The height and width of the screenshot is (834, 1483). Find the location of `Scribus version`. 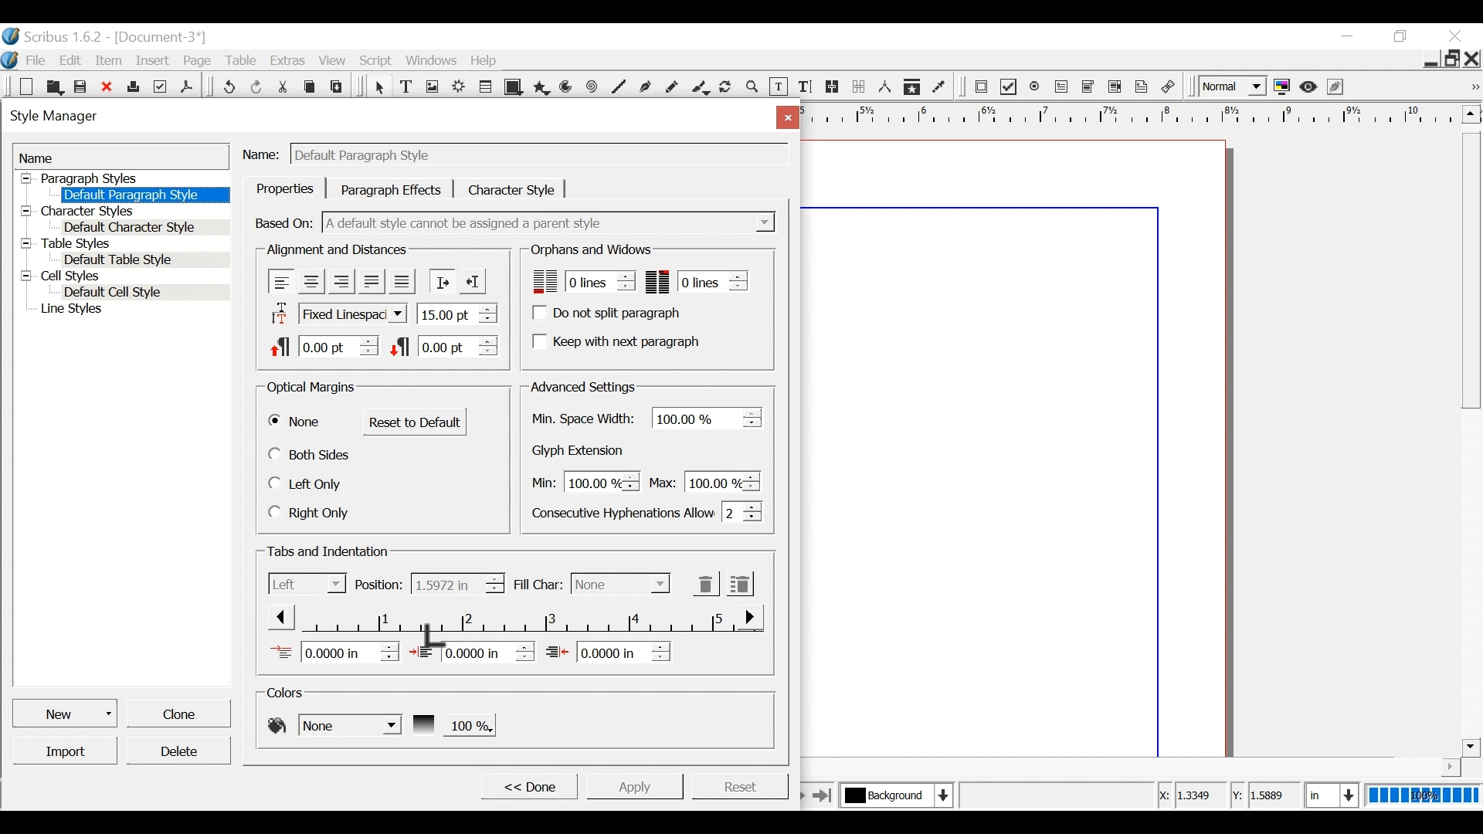

Scribus version is located at coordinates (53, 36).